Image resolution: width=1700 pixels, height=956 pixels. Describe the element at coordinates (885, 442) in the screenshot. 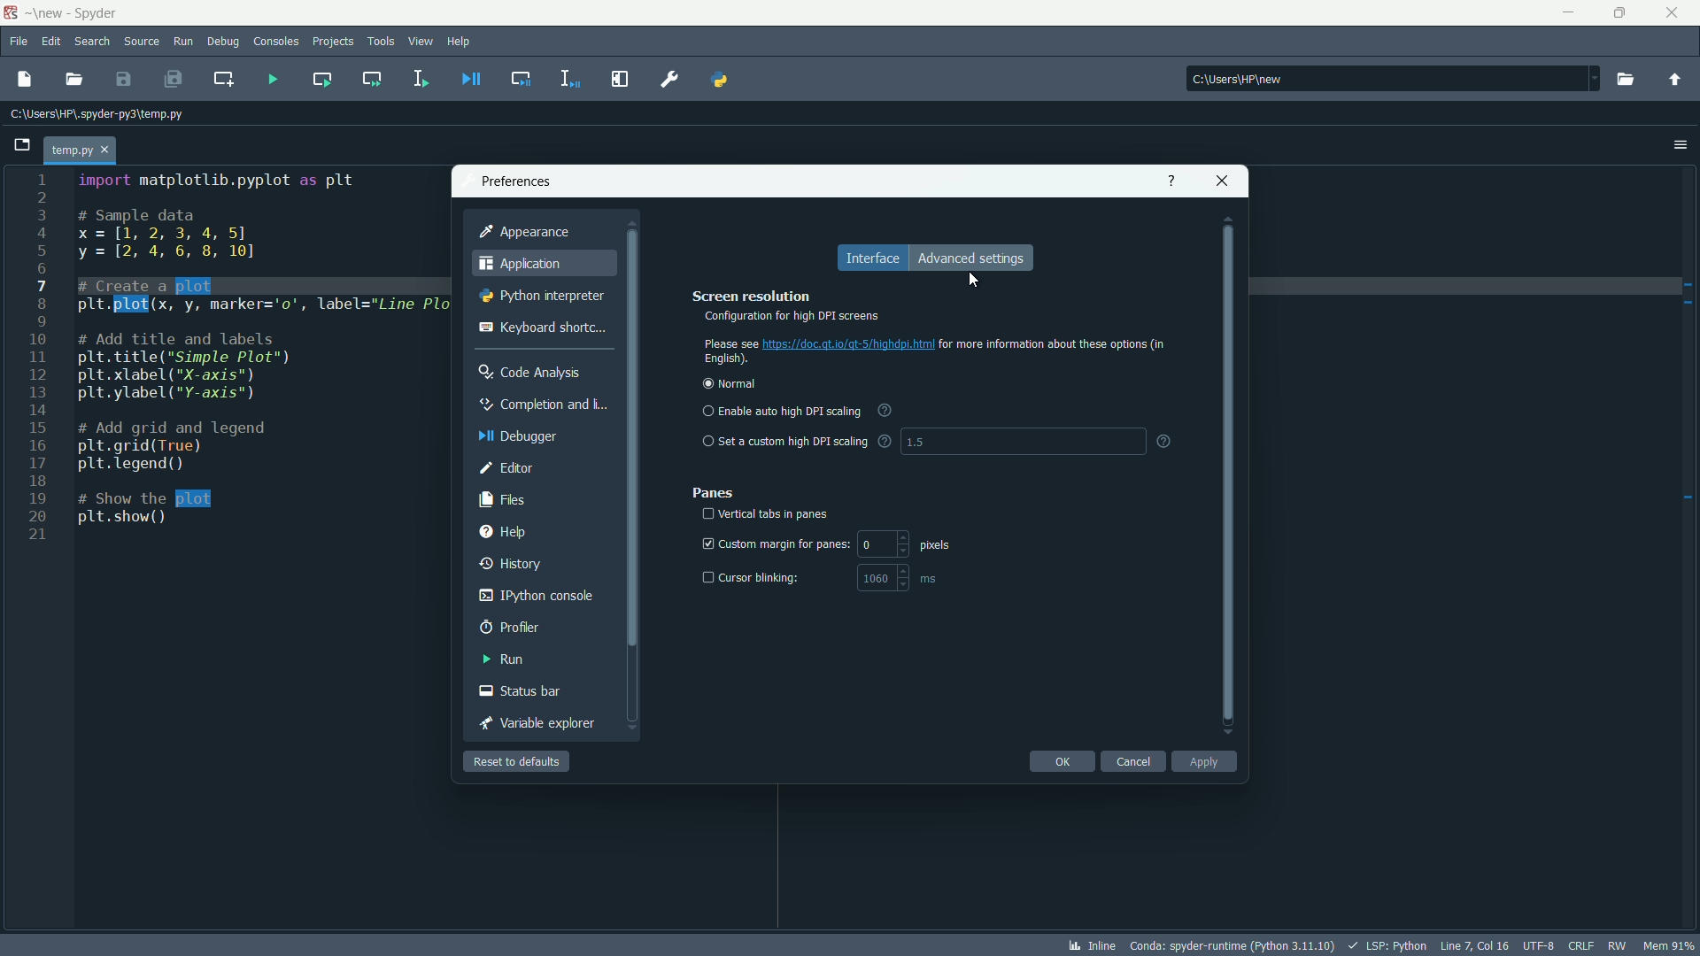

I see `more info` at that location.